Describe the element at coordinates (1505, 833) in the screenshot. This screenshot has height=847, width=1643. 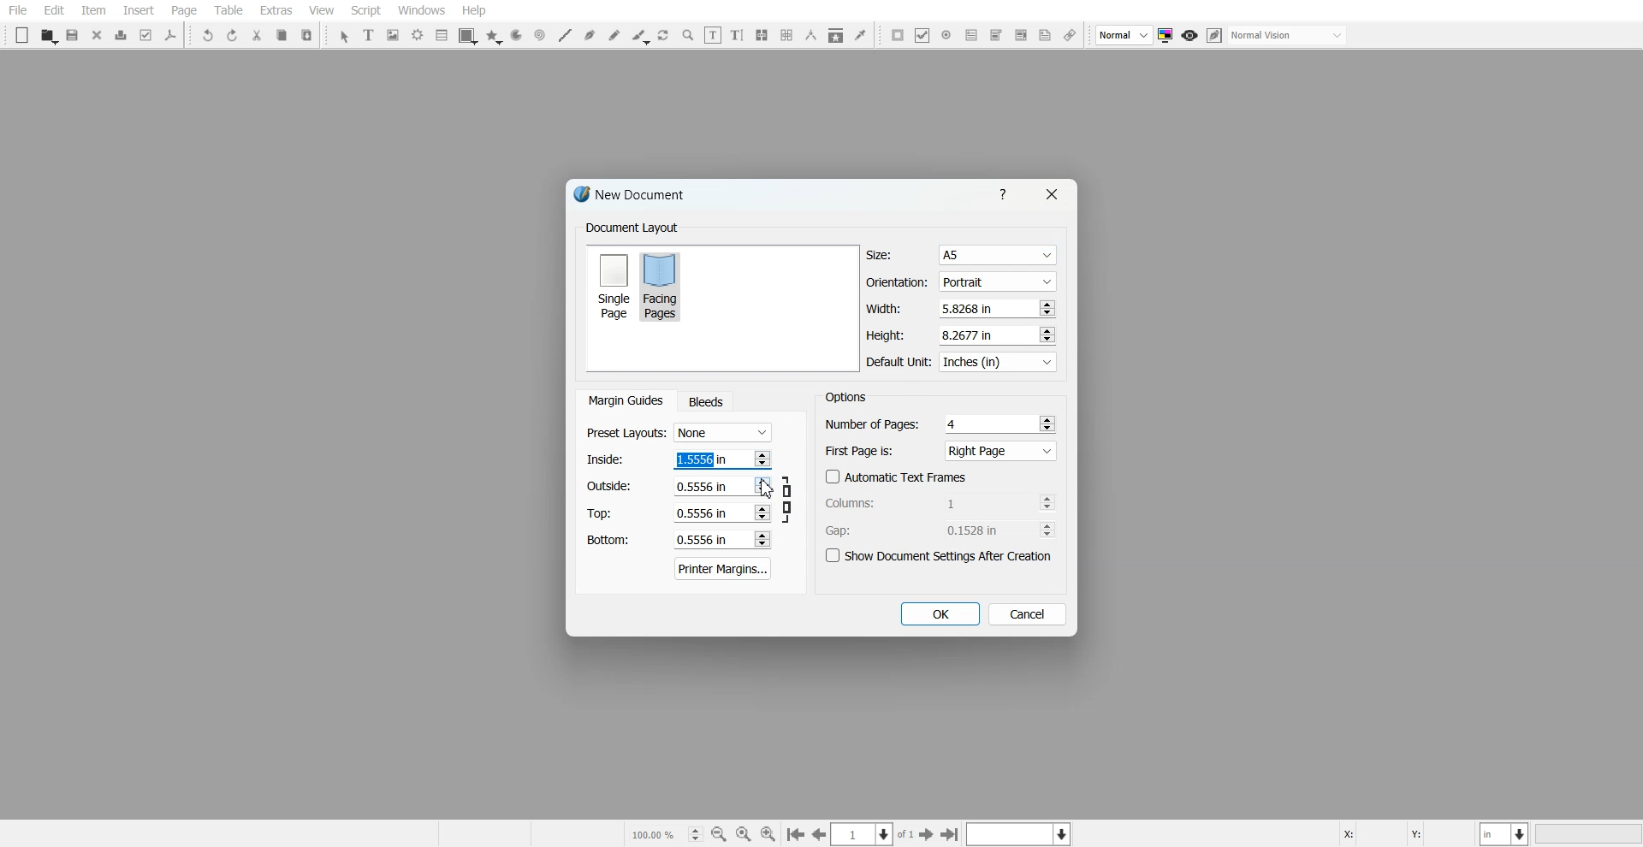
I see `Measurement in Inches` at that location.